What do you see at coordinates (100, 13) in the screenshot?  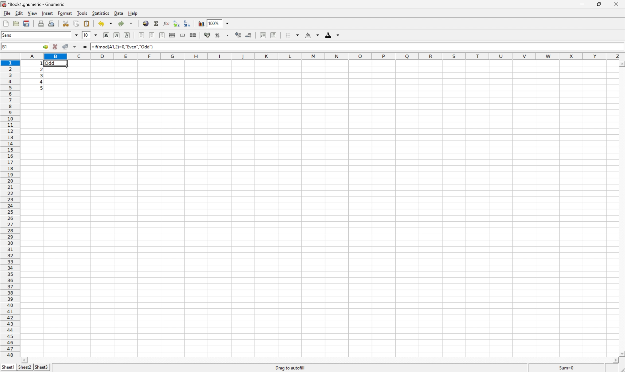 I see `Statistics` at bounding box center [100, 13].